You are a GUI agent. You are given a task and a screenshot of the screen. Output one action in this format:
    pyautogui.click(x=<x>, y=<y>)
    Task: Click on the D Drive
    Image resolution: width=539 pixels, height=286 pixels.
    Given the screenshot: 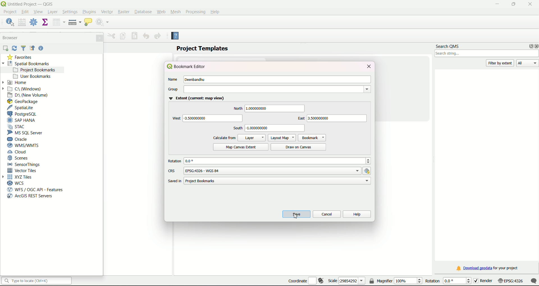 What is the action you would take?
    pyautogui.click(x=28, y=95)
    